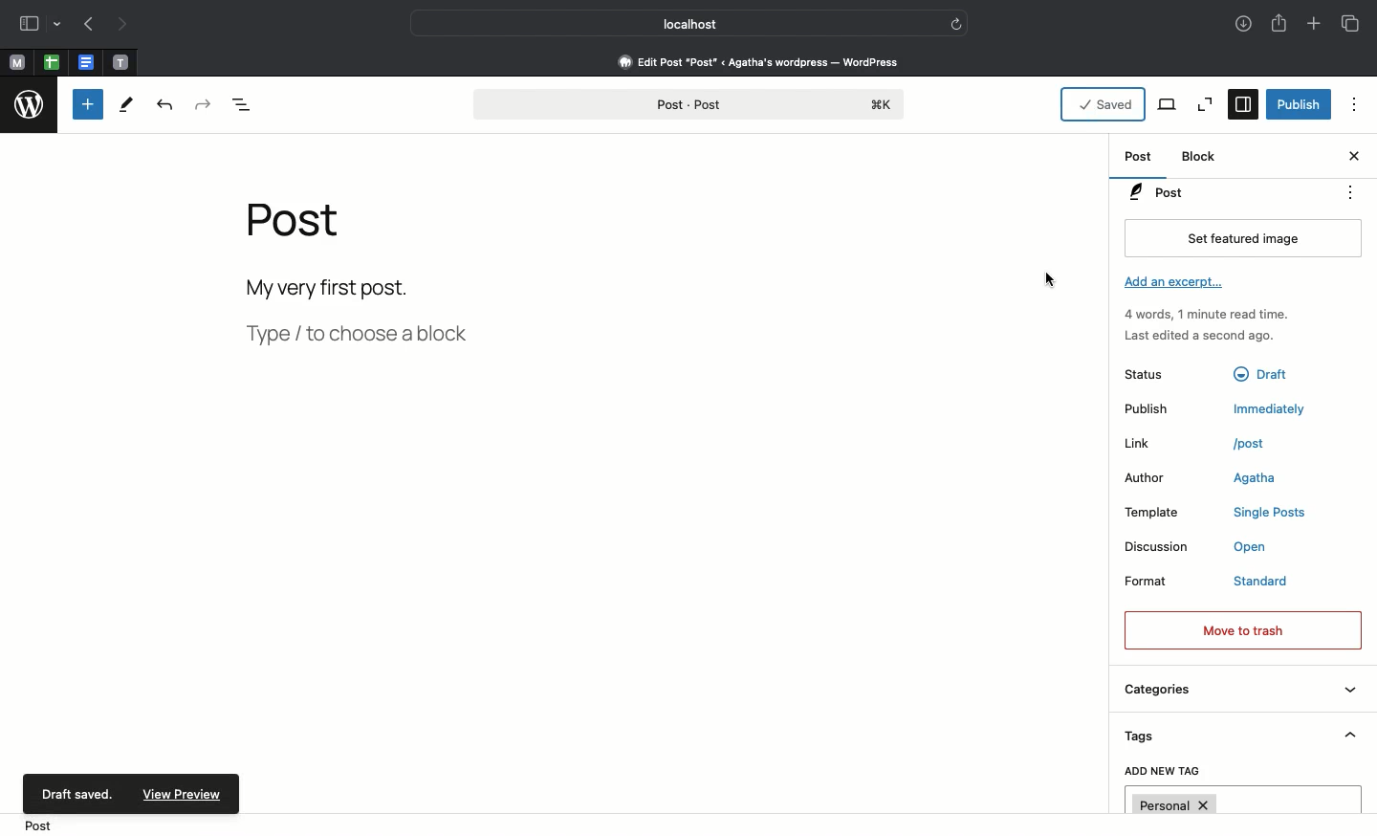 Image resolution: width=1377 pixels, height=836 pixels. I want to click on Redo, so click(201, 102).